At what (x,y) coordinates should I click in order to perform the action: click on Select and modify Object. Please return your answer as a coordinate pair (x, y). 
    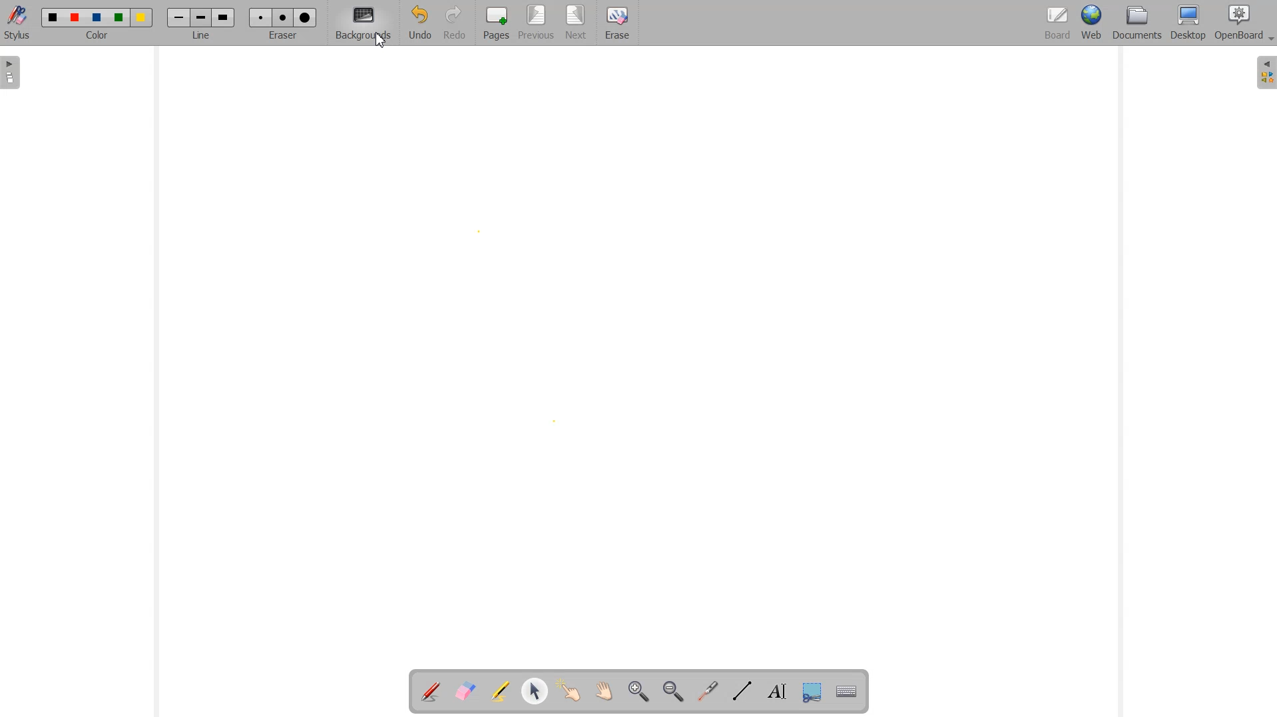
    Looking at the image, I should click on (535, 691).